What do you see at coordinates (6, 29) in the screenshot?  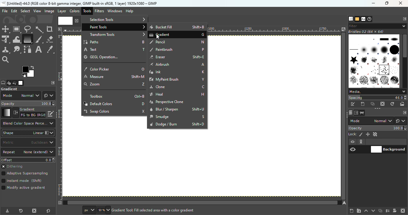 I see `Move tool` at bounding box center [6, 29].